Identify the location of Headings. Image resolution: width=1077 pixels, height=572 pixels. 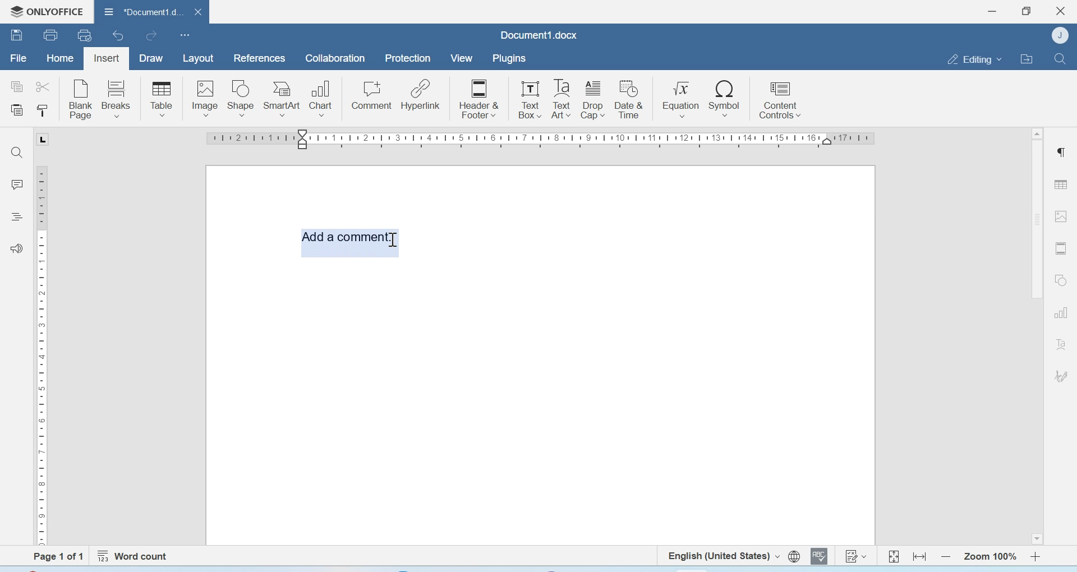
(16, 218).